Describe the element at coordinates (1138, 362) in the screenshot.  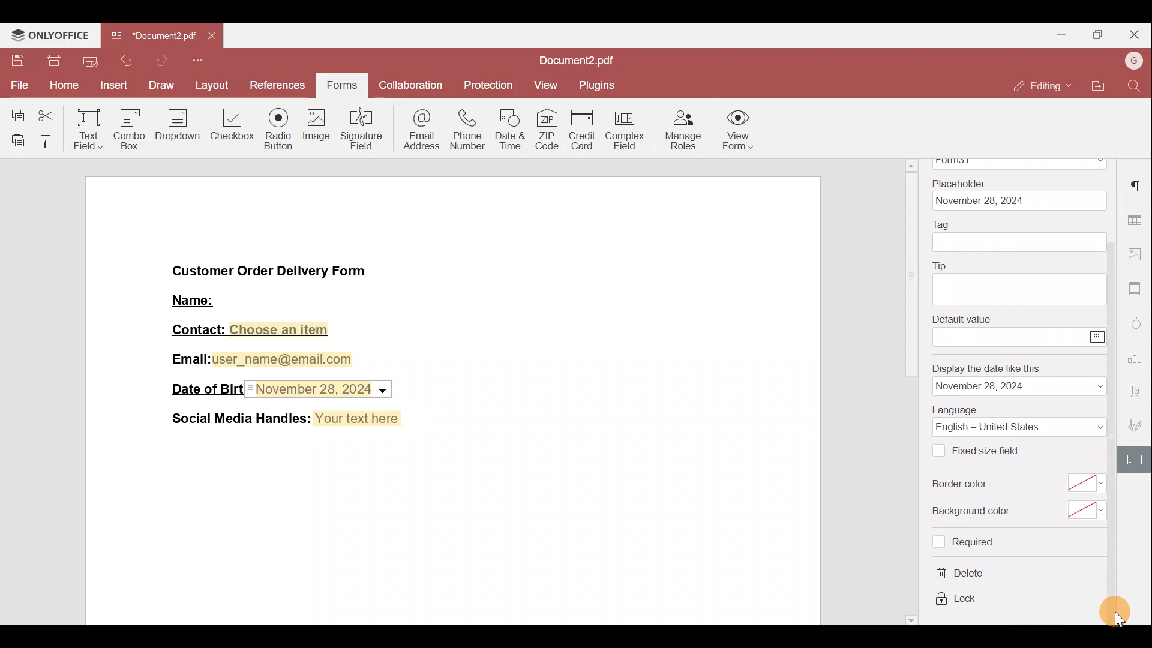
I see `Chart settings` at that location.